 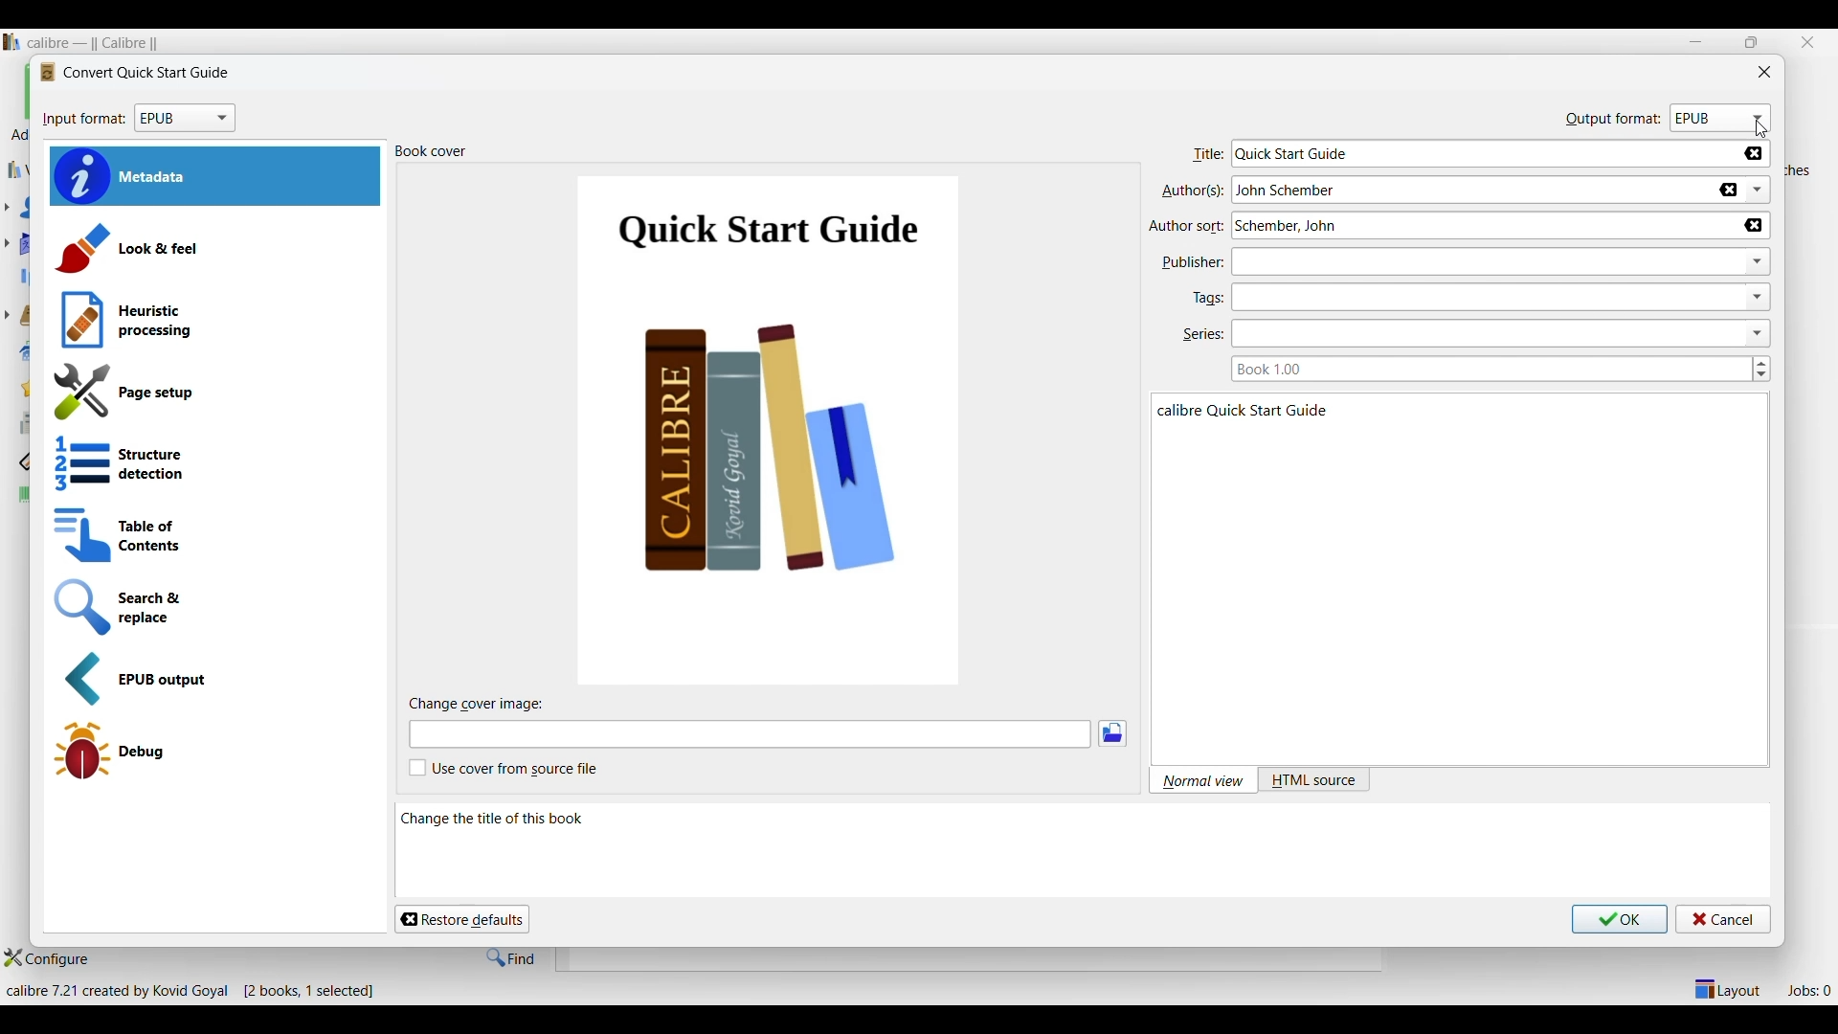 I want to click on dropdown, so click(x=1759, y=261).